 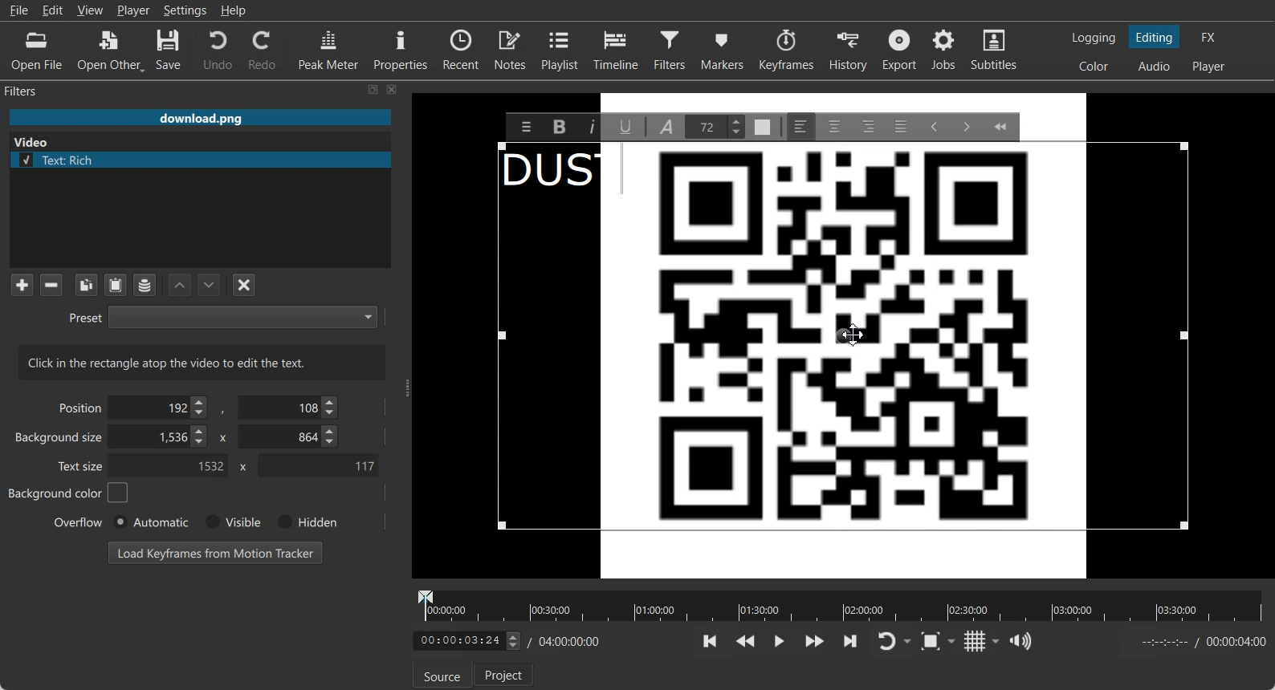 I want to click on x, so click(x=240, y=467).